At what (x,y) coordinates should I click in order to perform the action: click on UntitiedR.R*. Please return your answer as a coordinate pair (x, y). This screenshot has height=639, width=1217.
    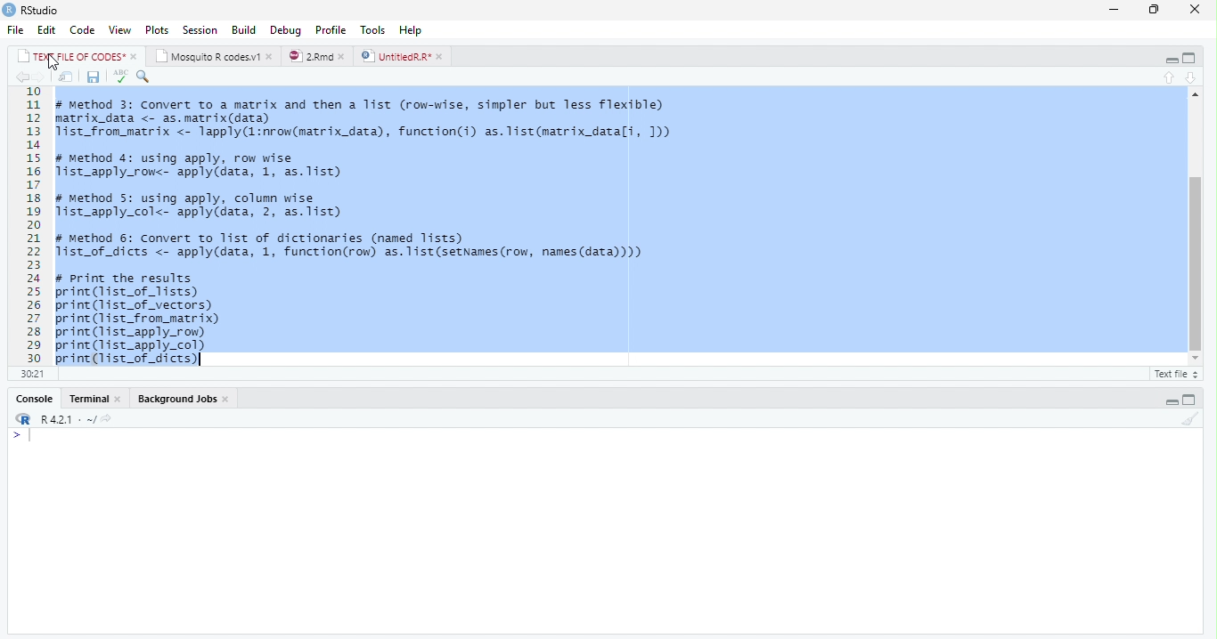
    Looking at the image, I should click on (404, 56).